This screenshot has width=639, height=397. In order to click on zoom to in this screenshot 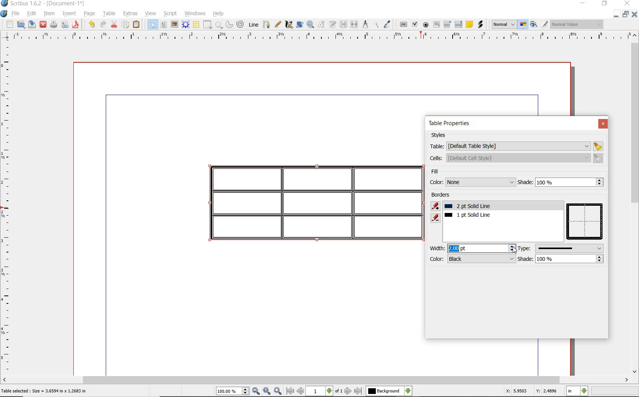, I will do `click(267, 391)`.